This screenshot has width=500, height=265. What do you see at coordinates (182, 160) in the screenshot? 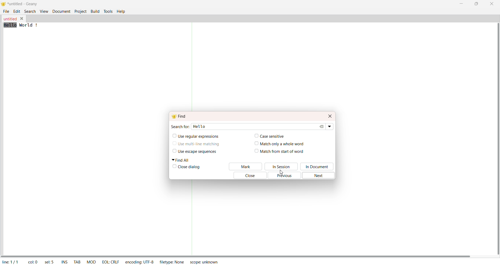
I see `Find All` at bounding box center [182, 160].